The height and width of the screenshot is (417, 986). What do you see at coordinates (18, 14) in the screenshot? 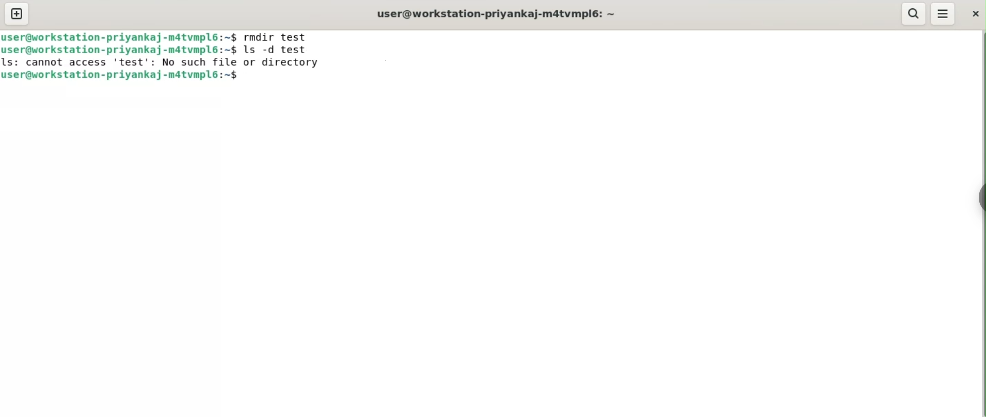
I see `new tab` at bounding box center [18, 14].